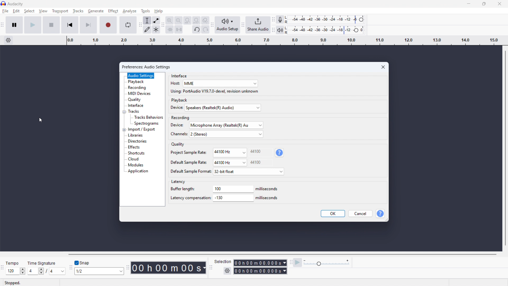 This screenshot has height=286, width=508. What do you see at coordinates (226, 134) in the screenshot?
I see `select recording channel` at bounding box center [226, 134].